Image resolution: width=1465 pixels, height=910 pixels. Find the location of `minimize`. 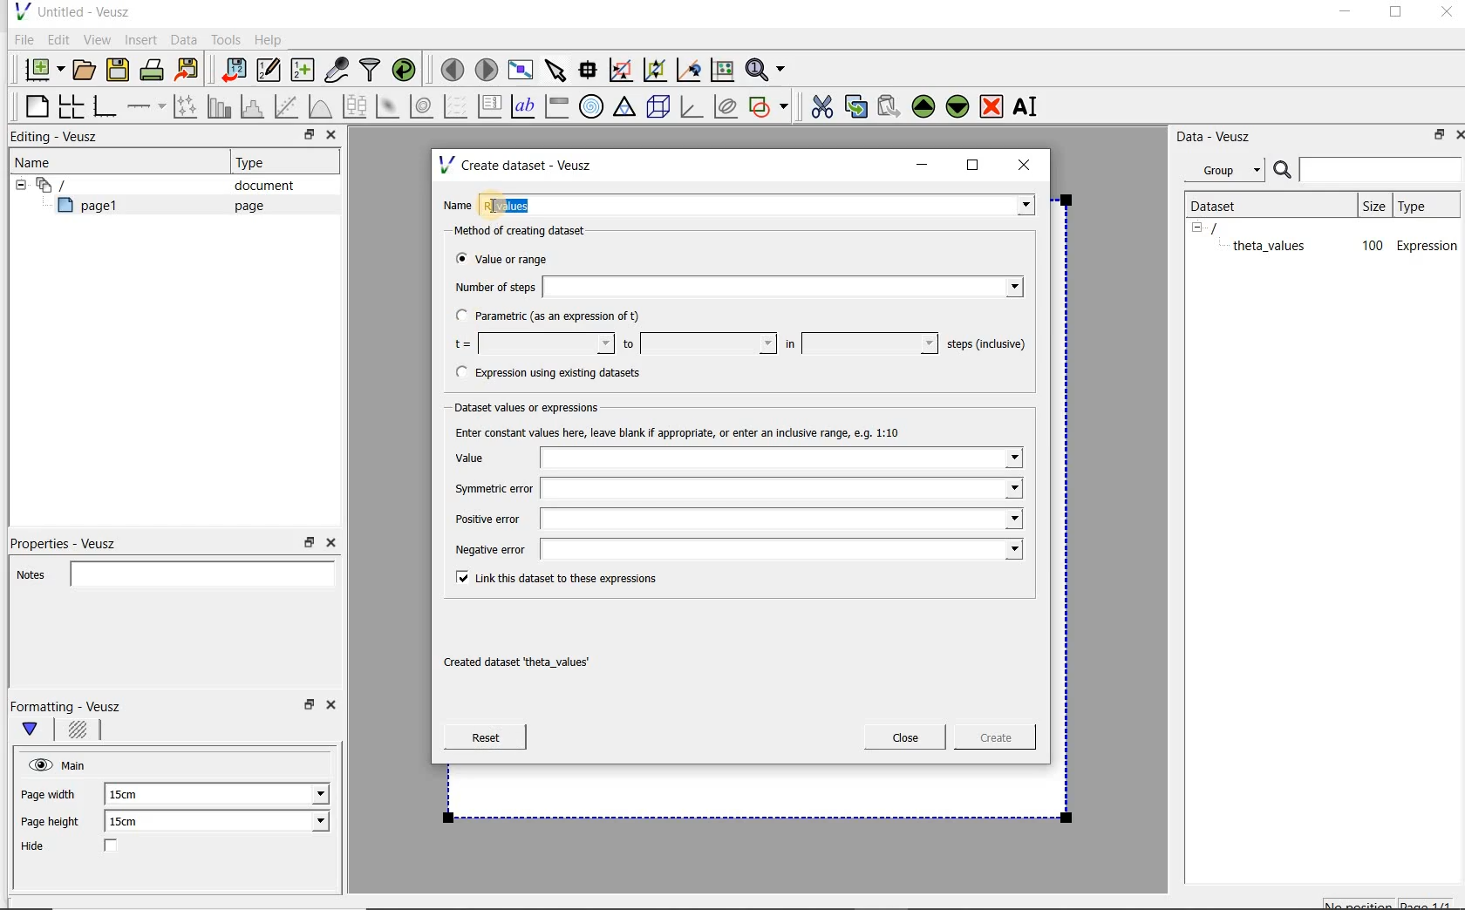

minimize is located at coordinates (923, 165).